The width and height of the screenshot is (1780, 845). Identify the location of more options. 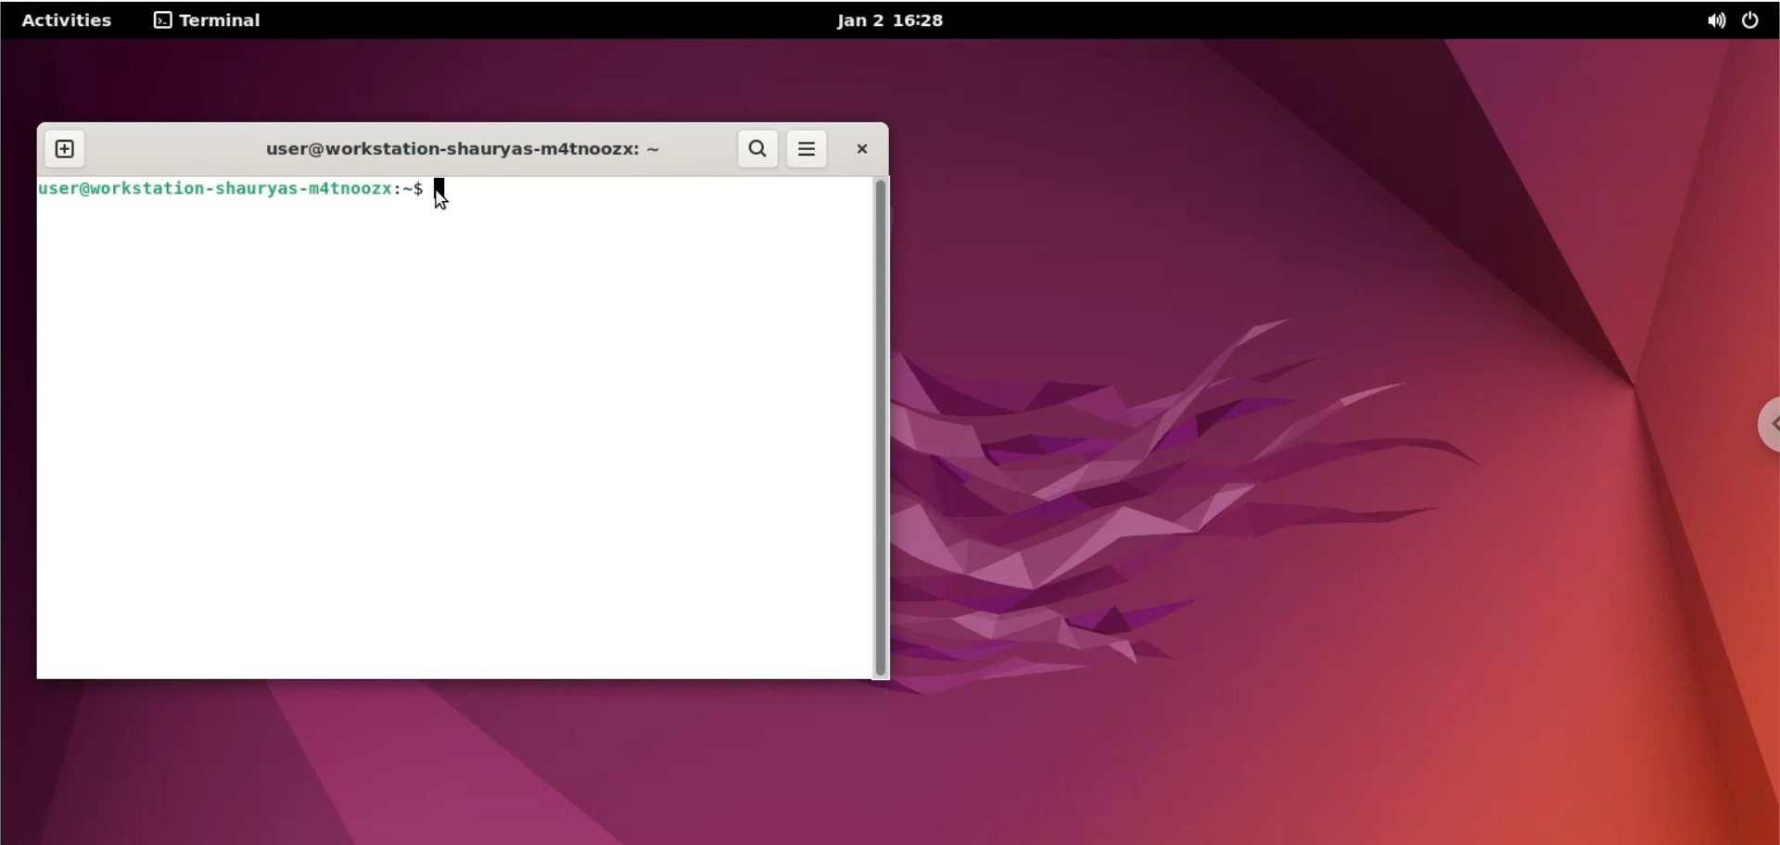
(805, 150).